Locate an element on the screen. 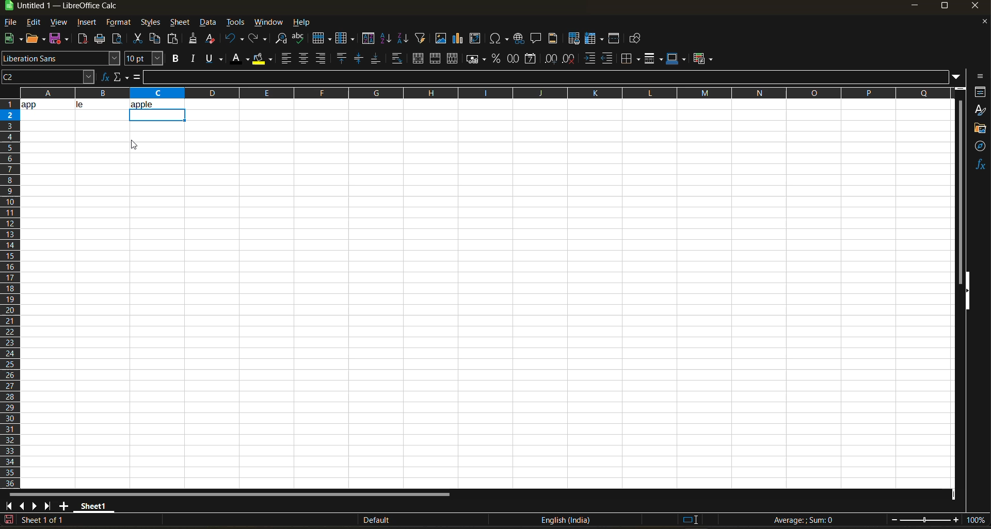 This screenshot has width=991, height=529. align top is located at coordinates (340, 58).